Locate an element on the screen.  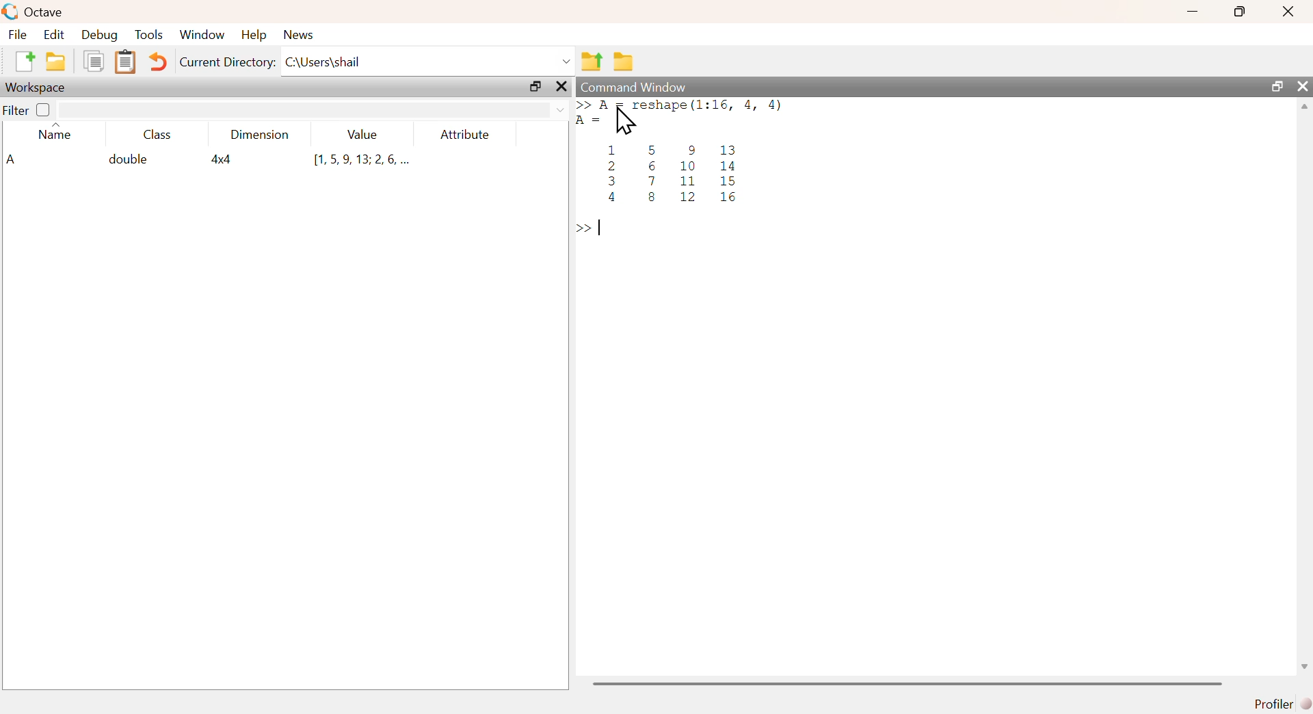
scrollbar is located at coordinates (907, 683).